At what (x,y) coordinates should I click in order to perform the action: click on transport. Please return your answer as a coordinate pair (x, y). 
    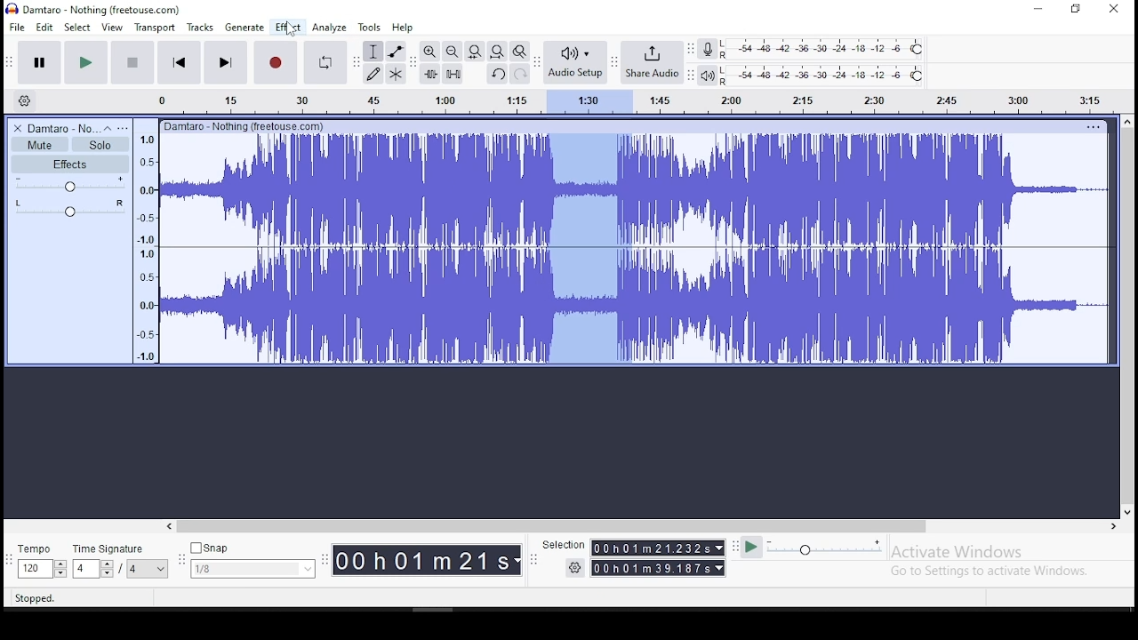
    Looking at the image, I should click on (155, 28).